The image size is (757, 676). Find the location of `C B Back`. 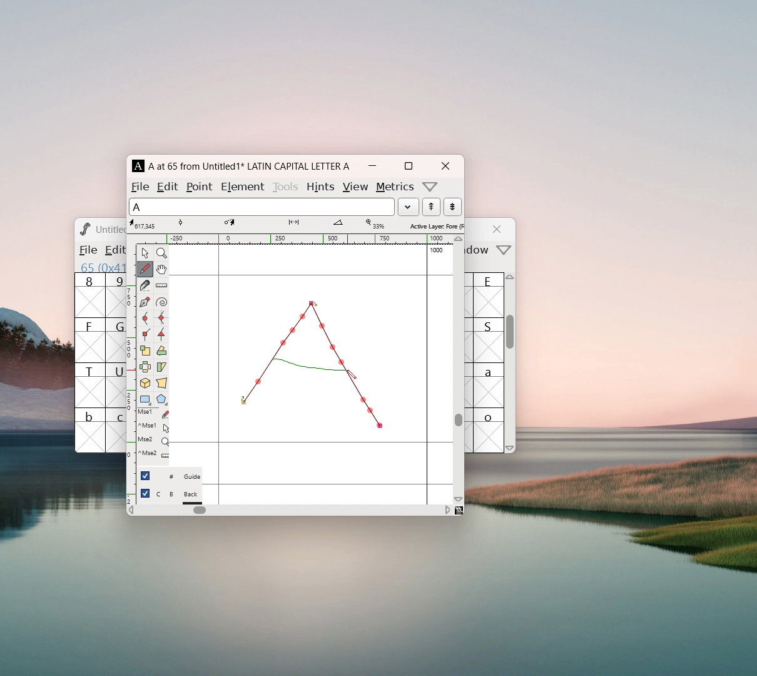

C B Back is located at coordinates (178, 496).